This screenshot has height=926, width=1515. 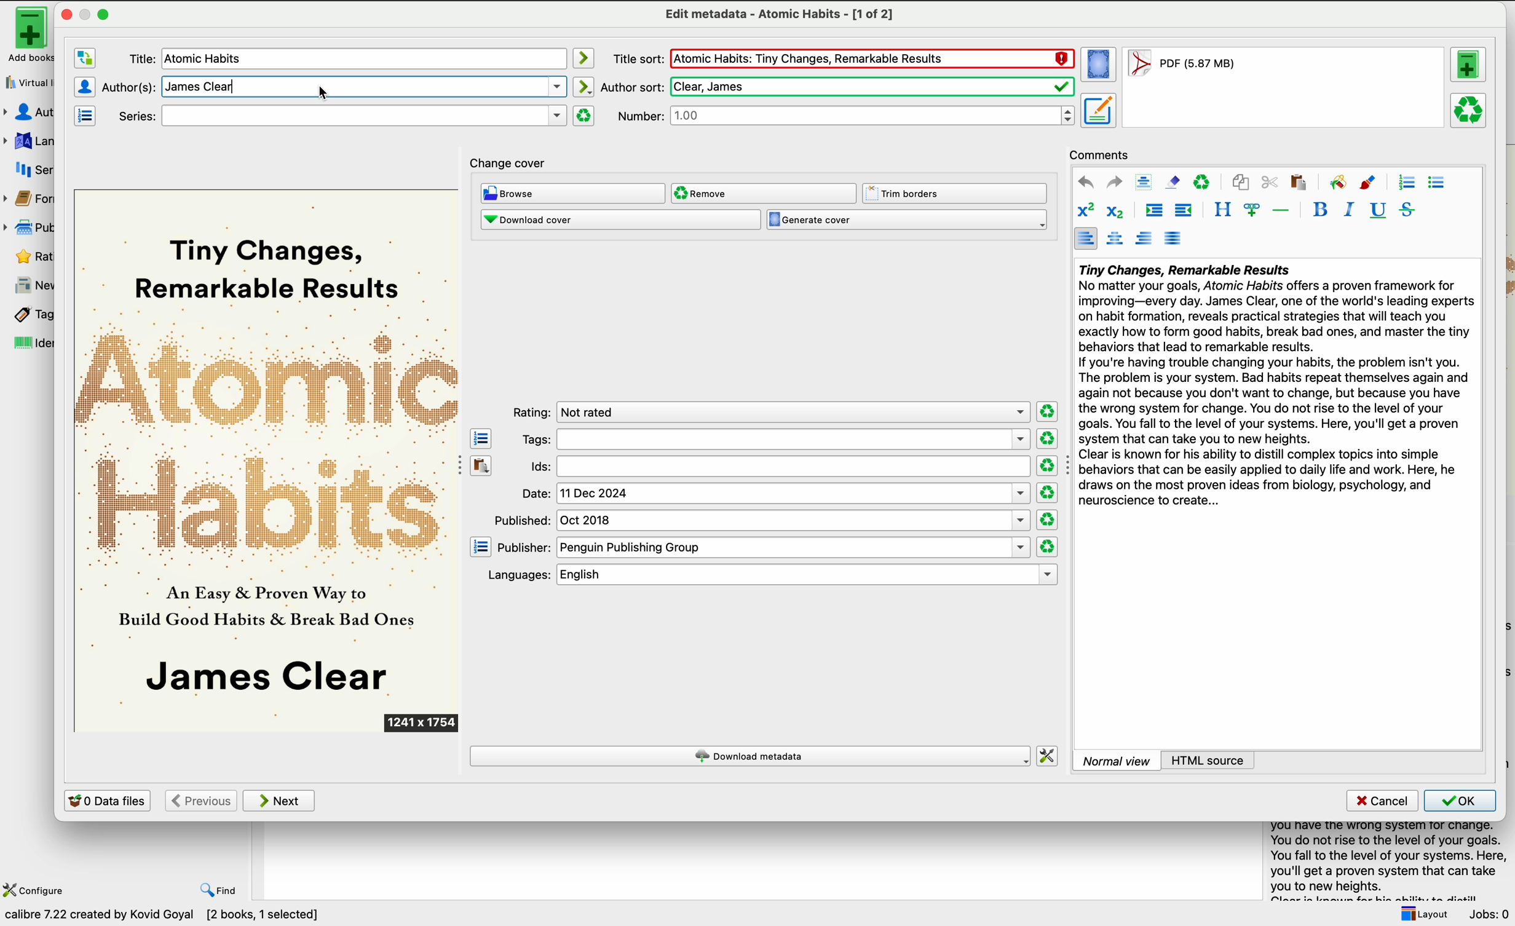 I want to click on Ids, so click(x=777, y=467).